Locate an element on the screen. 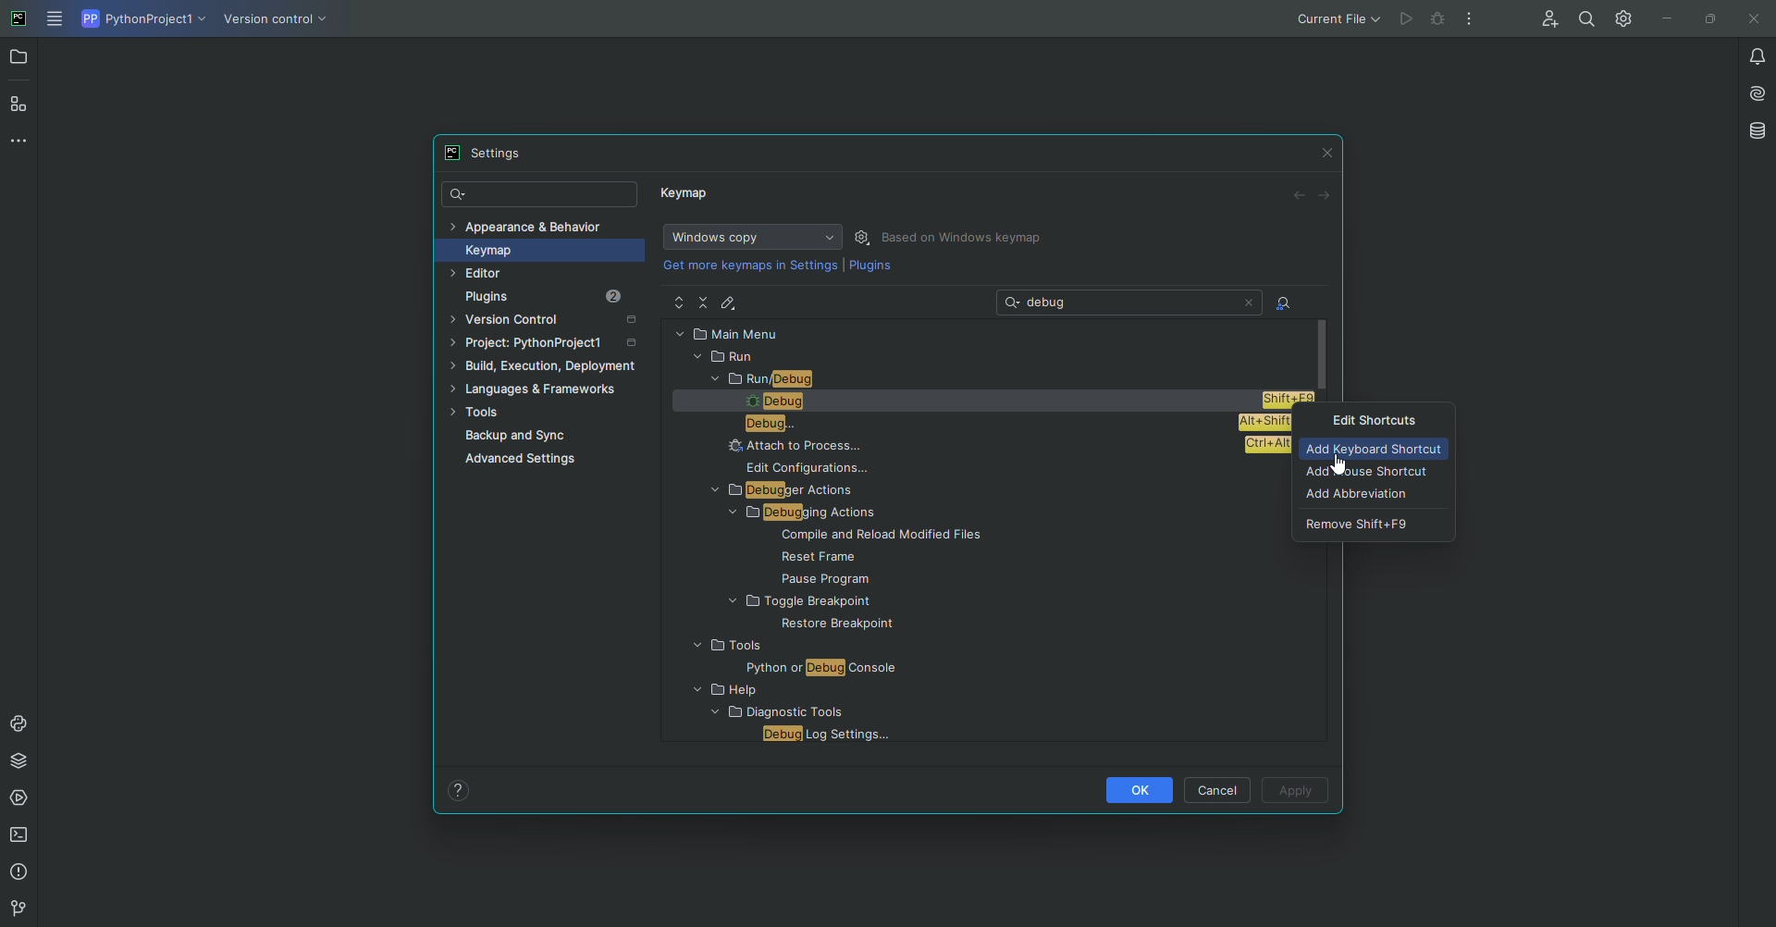 Image resolution: width=1776 pixels, height=927 pixels. ATTACH TO PROCESS is located at coordinates (981, 445).